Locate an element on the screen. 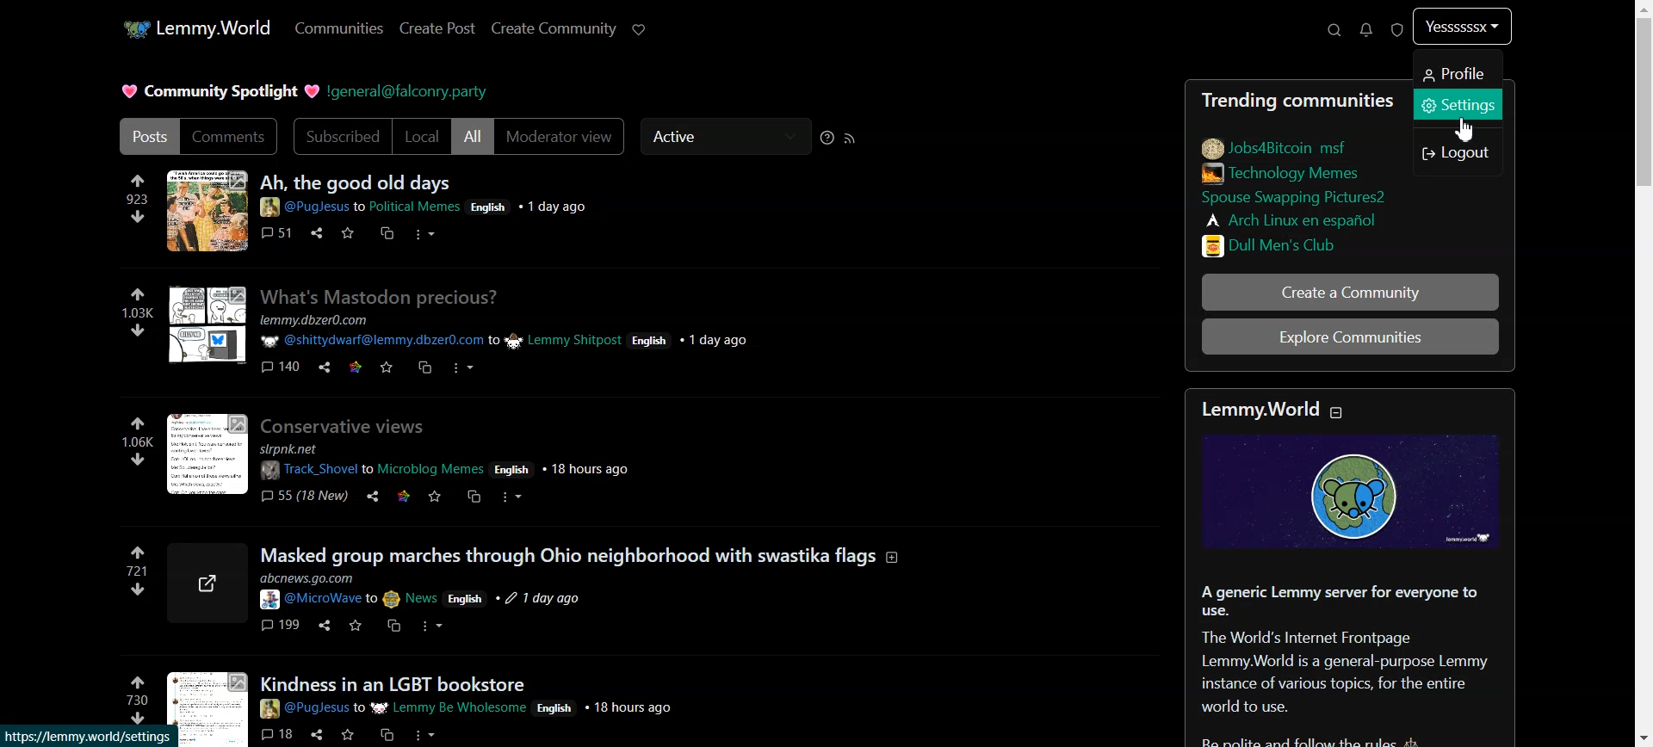 Image resolution: width=1653 pixels, height=747 pixels. Explore Community is located at coordinates (1348, 338).